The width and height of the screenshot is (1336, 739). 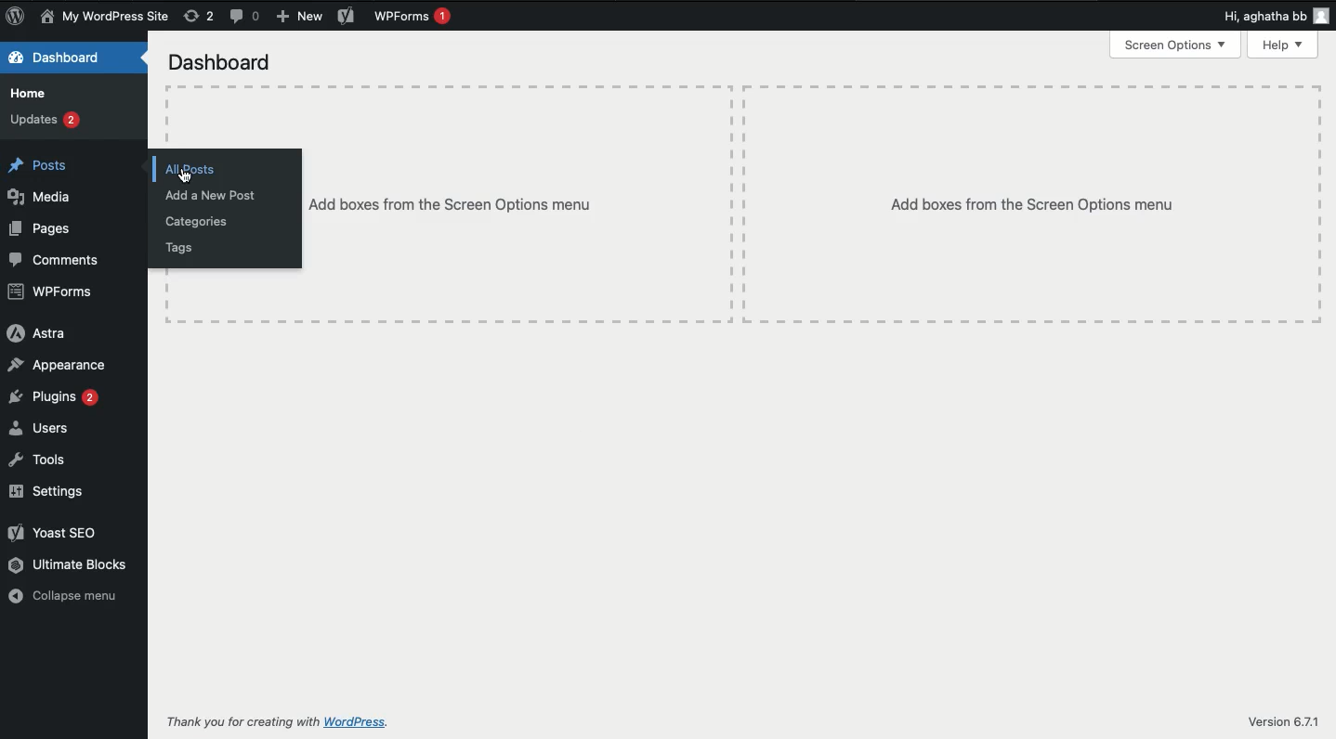 I want to click on All posts, so click(x=193, y=171).